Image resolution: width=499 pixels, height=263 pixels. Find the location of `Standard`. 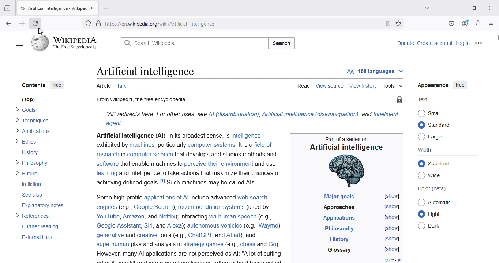

Standard is located at coordinates (436, 126).